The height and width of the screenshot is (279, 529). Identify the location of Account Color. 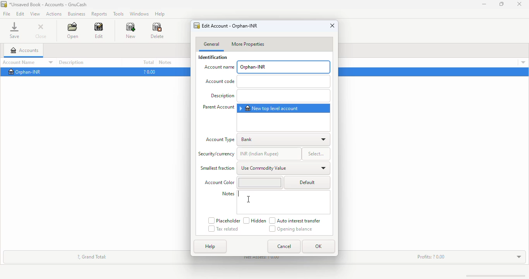
(218, 183).